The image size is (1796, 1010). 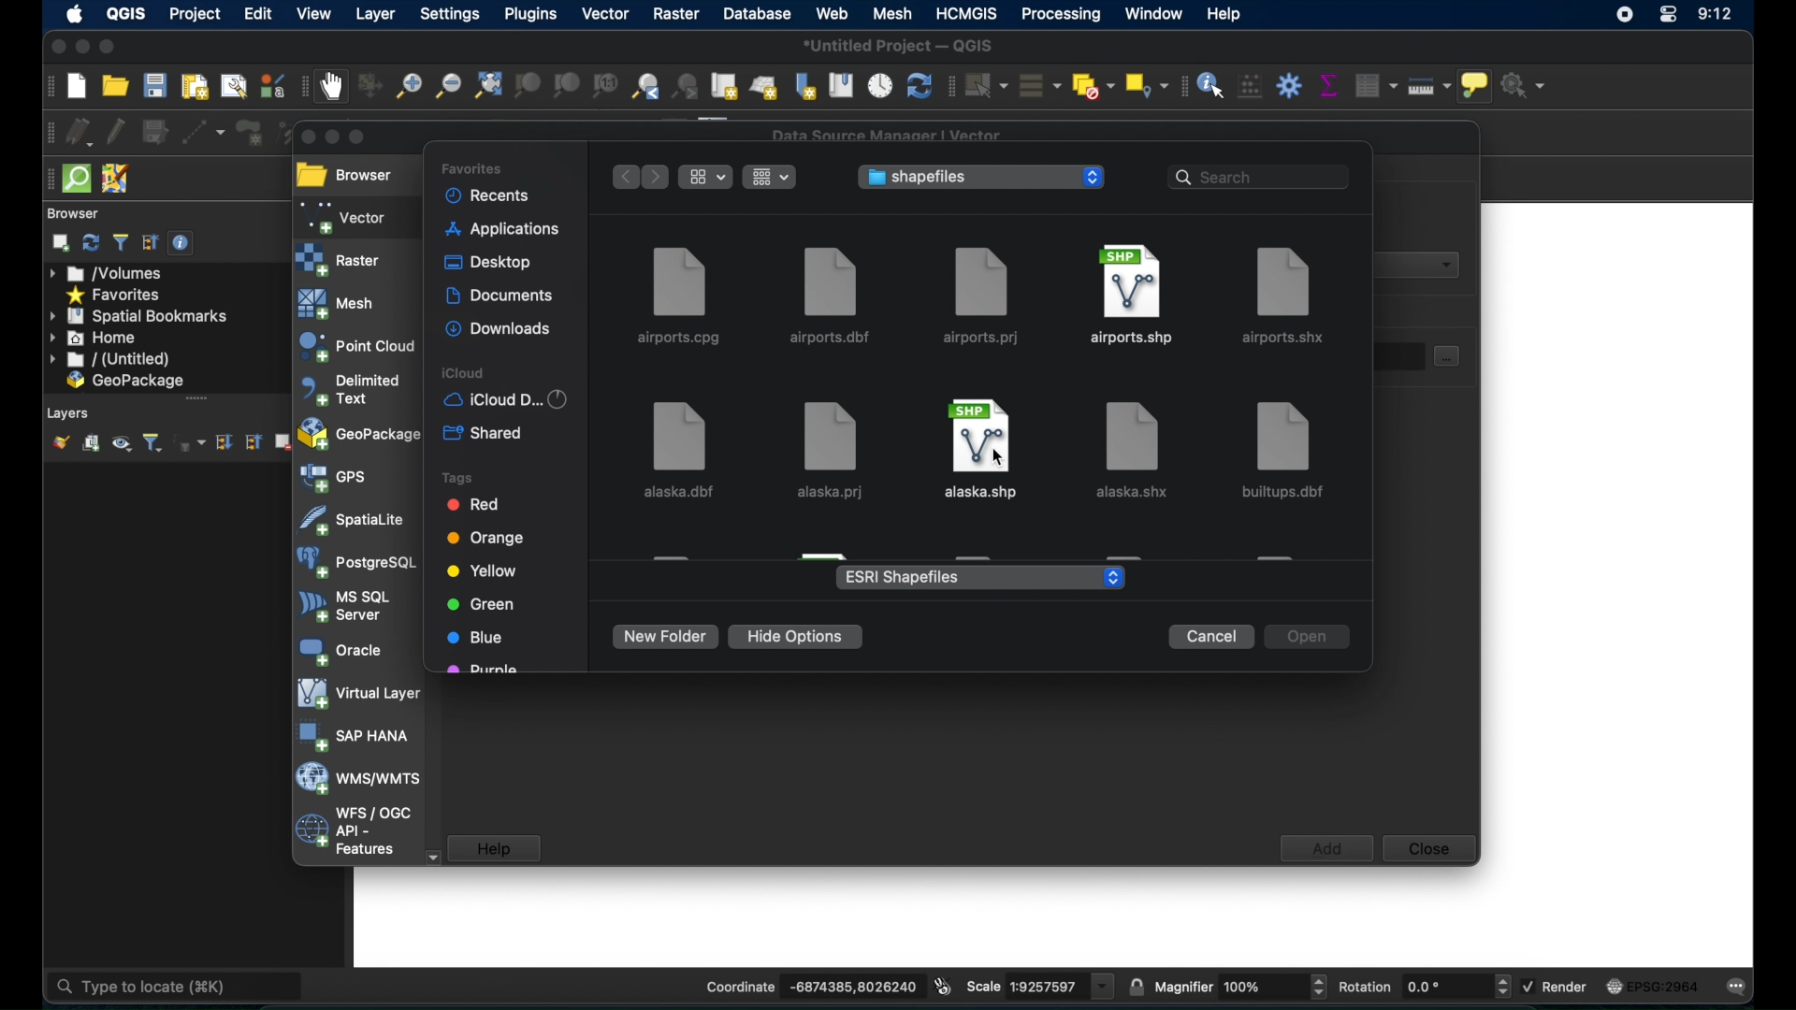 I want to click on render, so click(x=1556, y=986).